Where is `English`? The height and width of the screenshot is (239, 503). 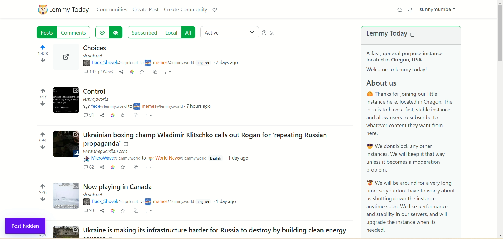
English is located at coordinates (205, 202).